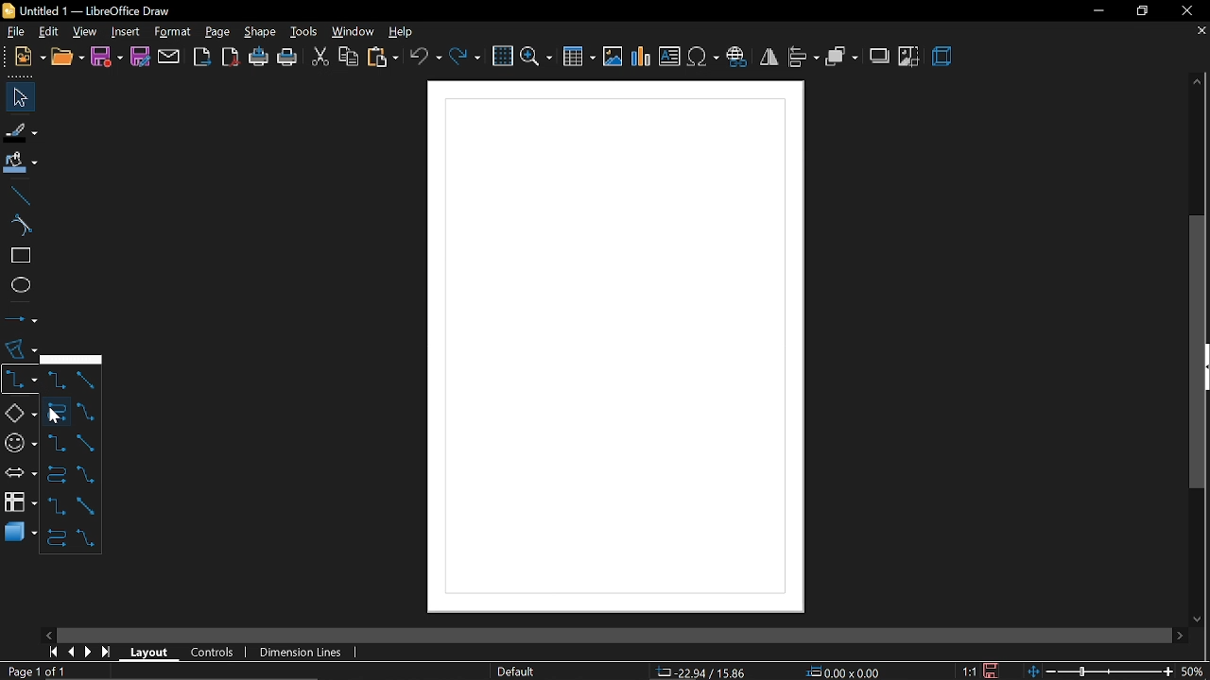 The image size is (1210, 680). Describe the element at coordinates (1140, 10) in the screenshot. I see `restore down` at that location.